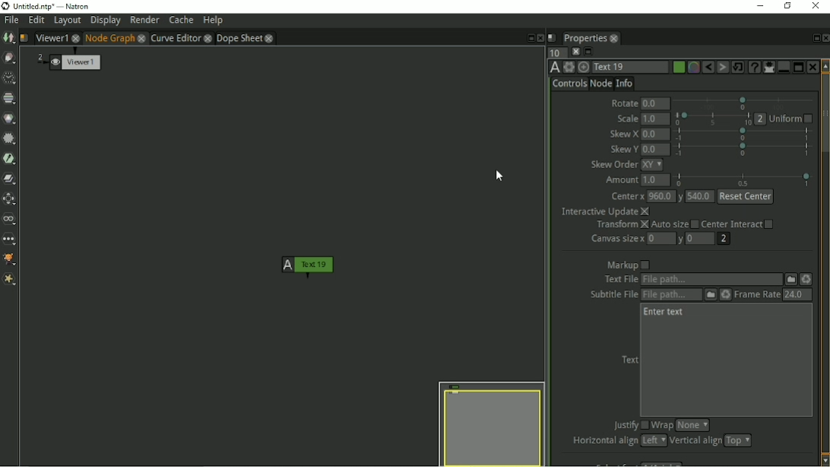 Image resolution: width=830 pixels, height=467 pixels. Describe the element at coordinates (10, 240) in the screenshot. I see `Other` at that location.